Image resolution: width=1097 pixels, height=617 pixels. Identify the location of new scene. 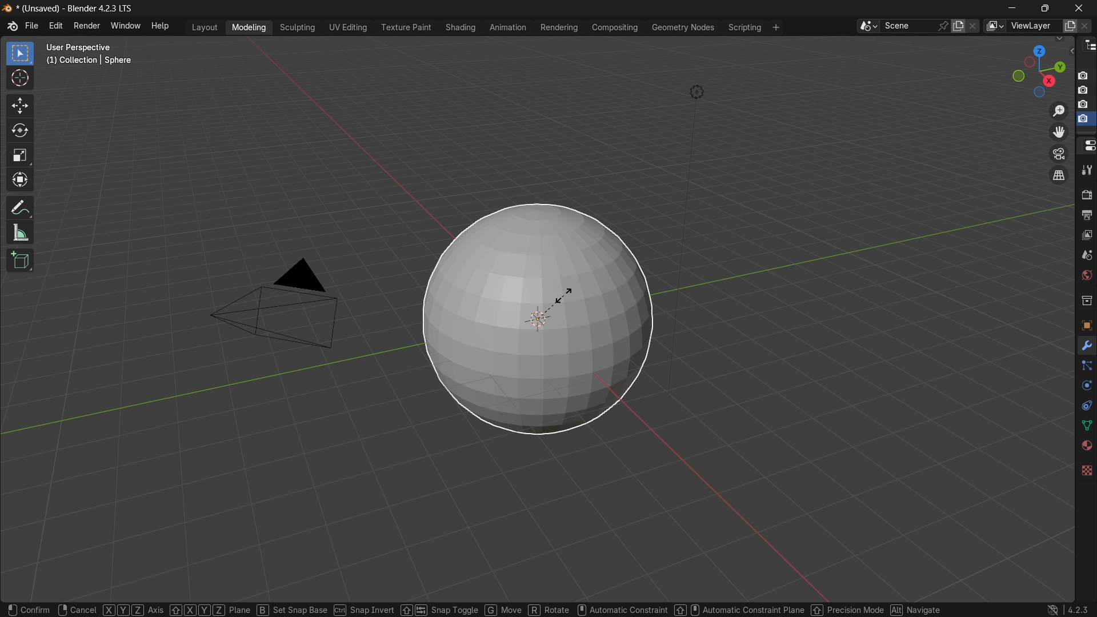
(959, 26).